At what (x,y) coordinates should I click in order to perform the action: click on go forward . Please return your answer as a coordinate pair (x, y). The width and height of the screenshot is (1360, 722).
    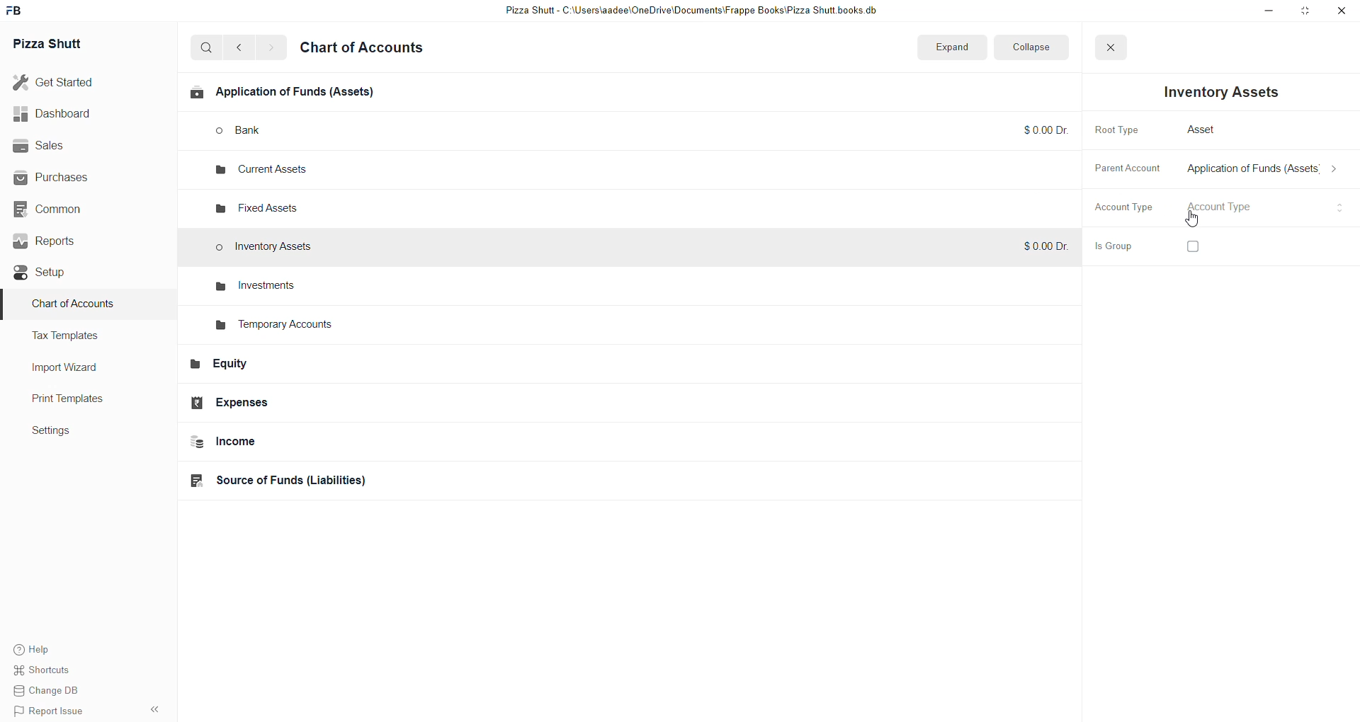
    Looking at the image, I should click on (271, 49).